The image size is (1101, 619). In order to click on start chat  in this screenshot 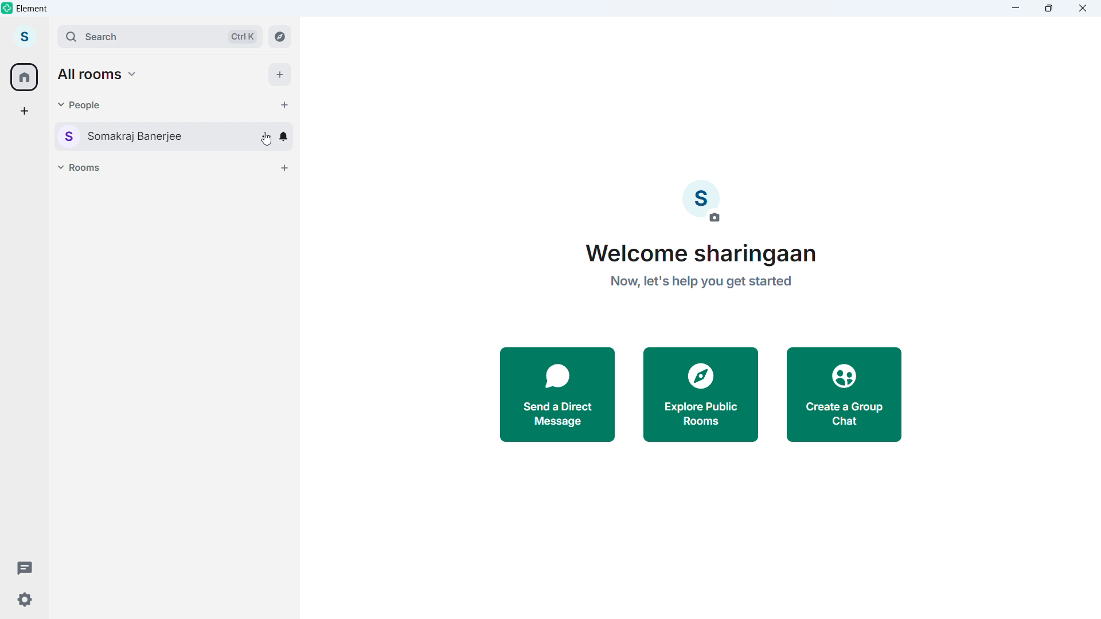, I will do `click(284, 105)`.